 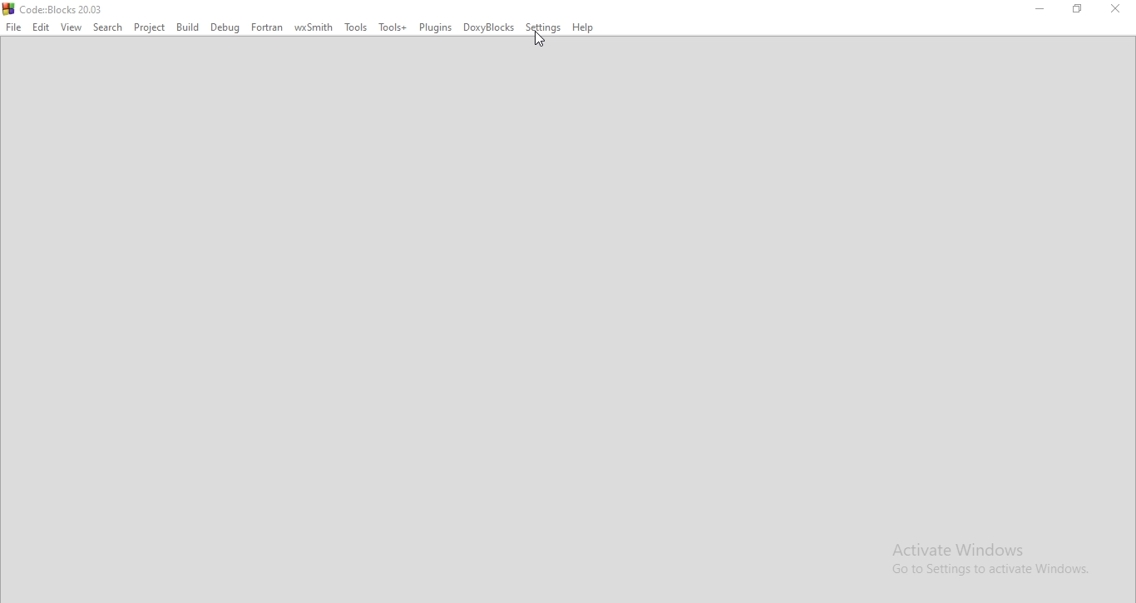 What do you see at coordinates (187, 27) in the screenshot?
I see `Bulid` at bounding box center [187, 27].